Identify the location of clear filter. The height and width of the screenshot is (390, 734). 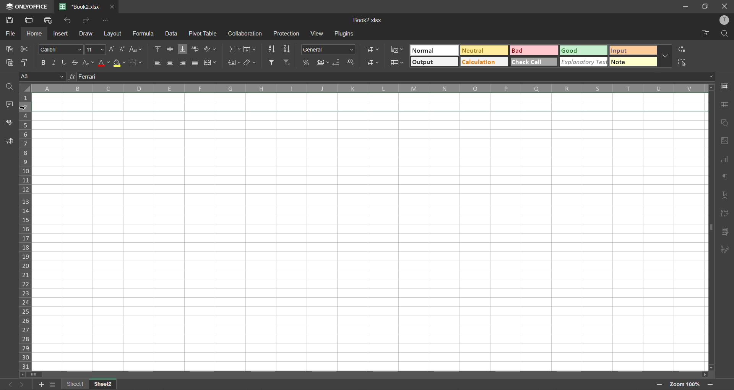
(287, 63).